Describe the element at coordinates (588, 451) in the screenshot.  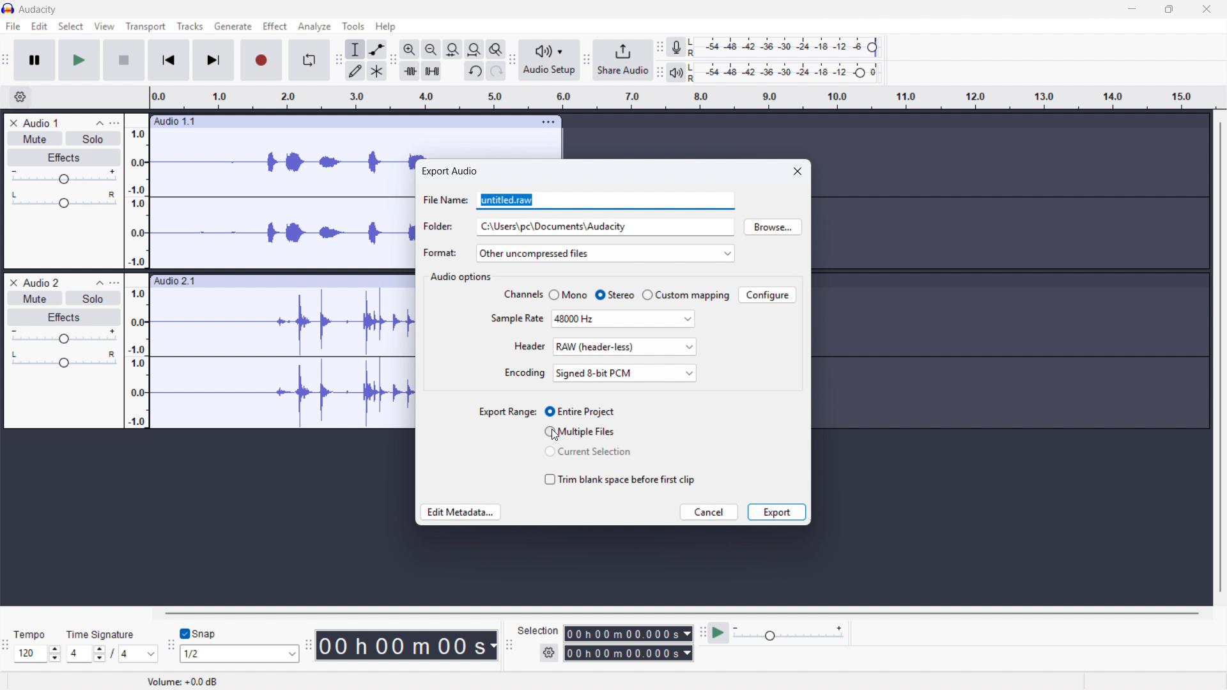
I see `Current selection` at that location.